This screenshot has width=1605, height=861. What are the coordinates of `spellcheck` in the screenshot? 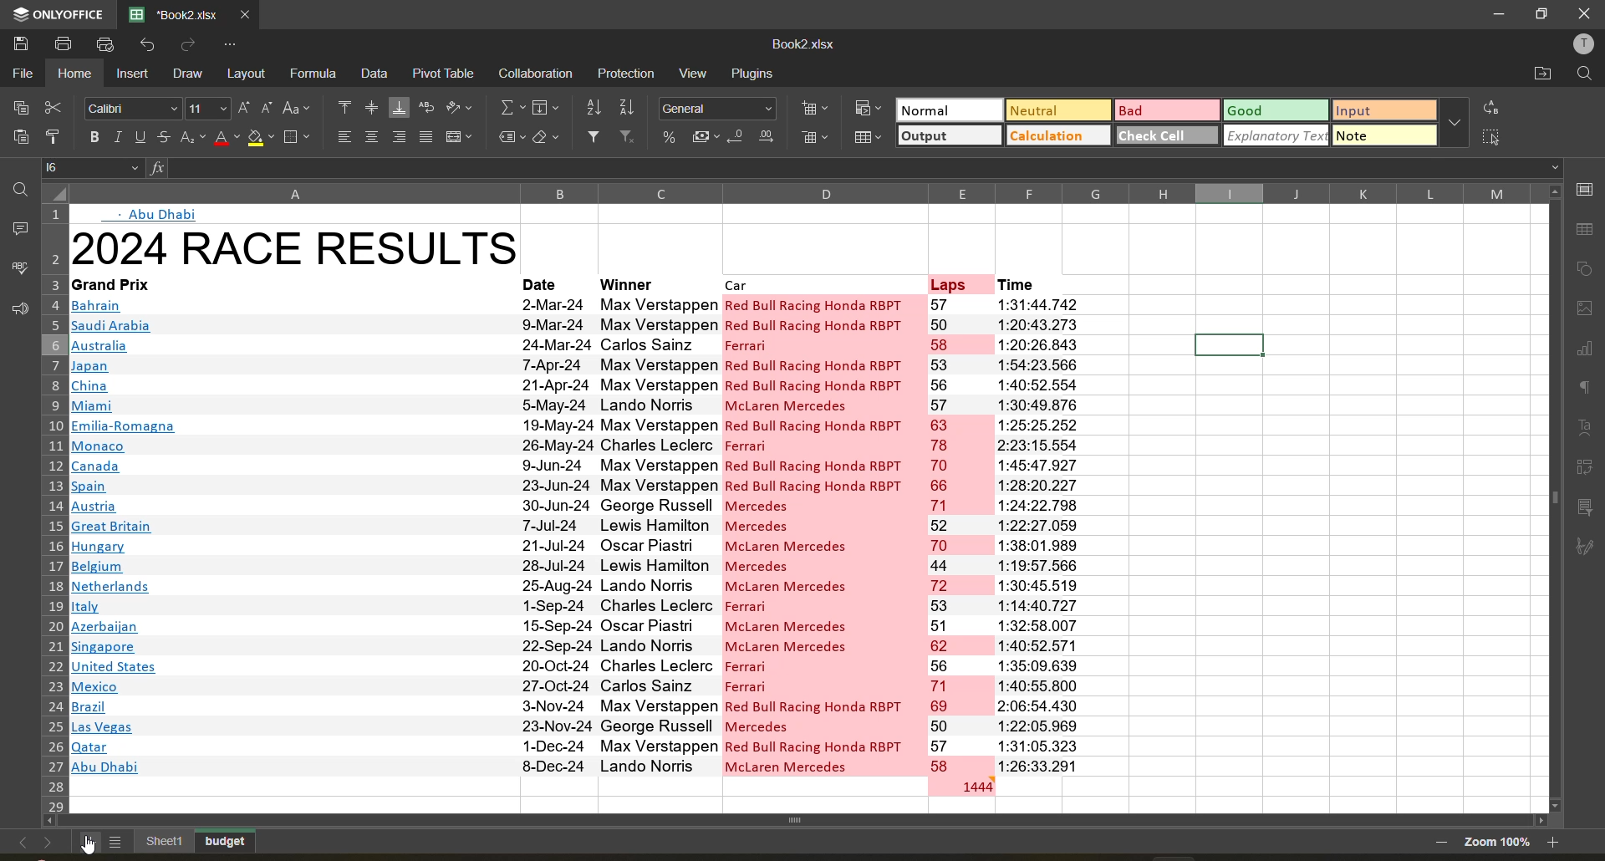 It's located at (16, 268).